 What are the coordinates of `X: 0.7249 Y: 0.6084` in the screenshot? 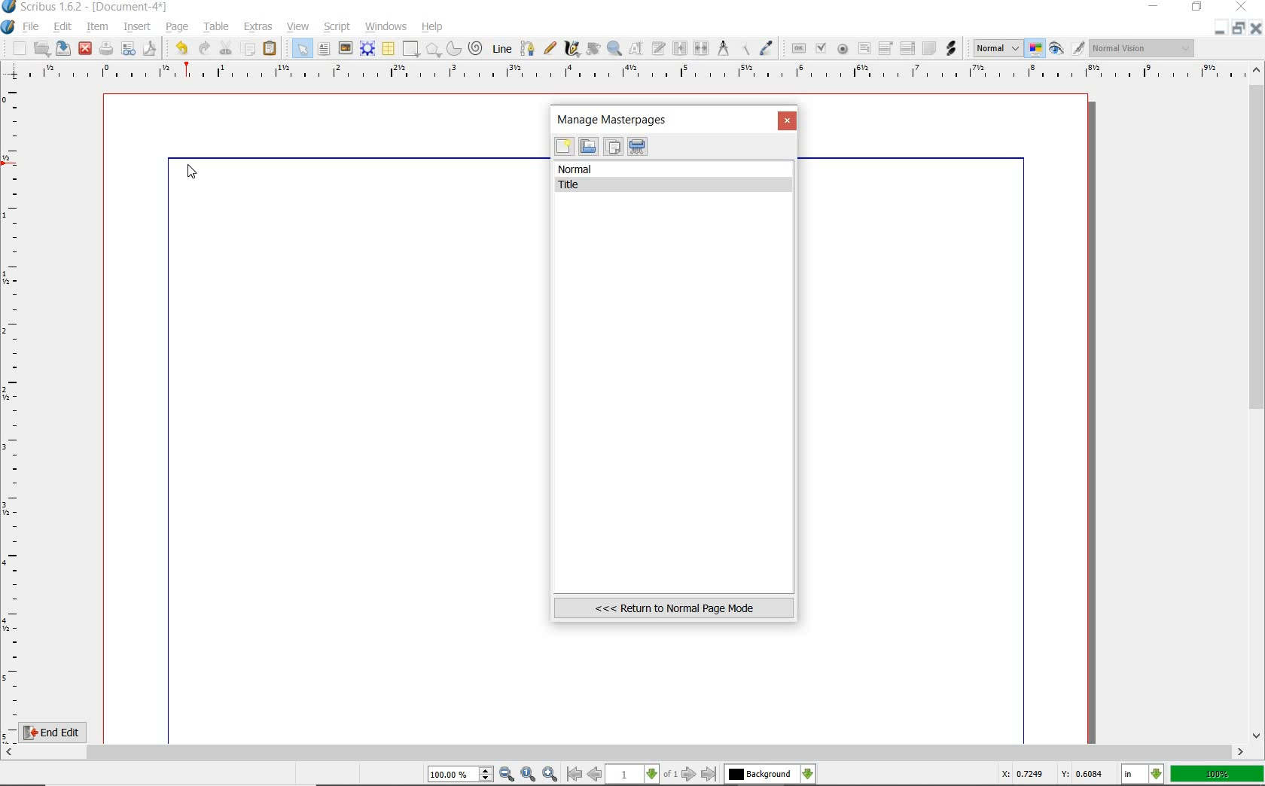 It's located at (1052, 775).